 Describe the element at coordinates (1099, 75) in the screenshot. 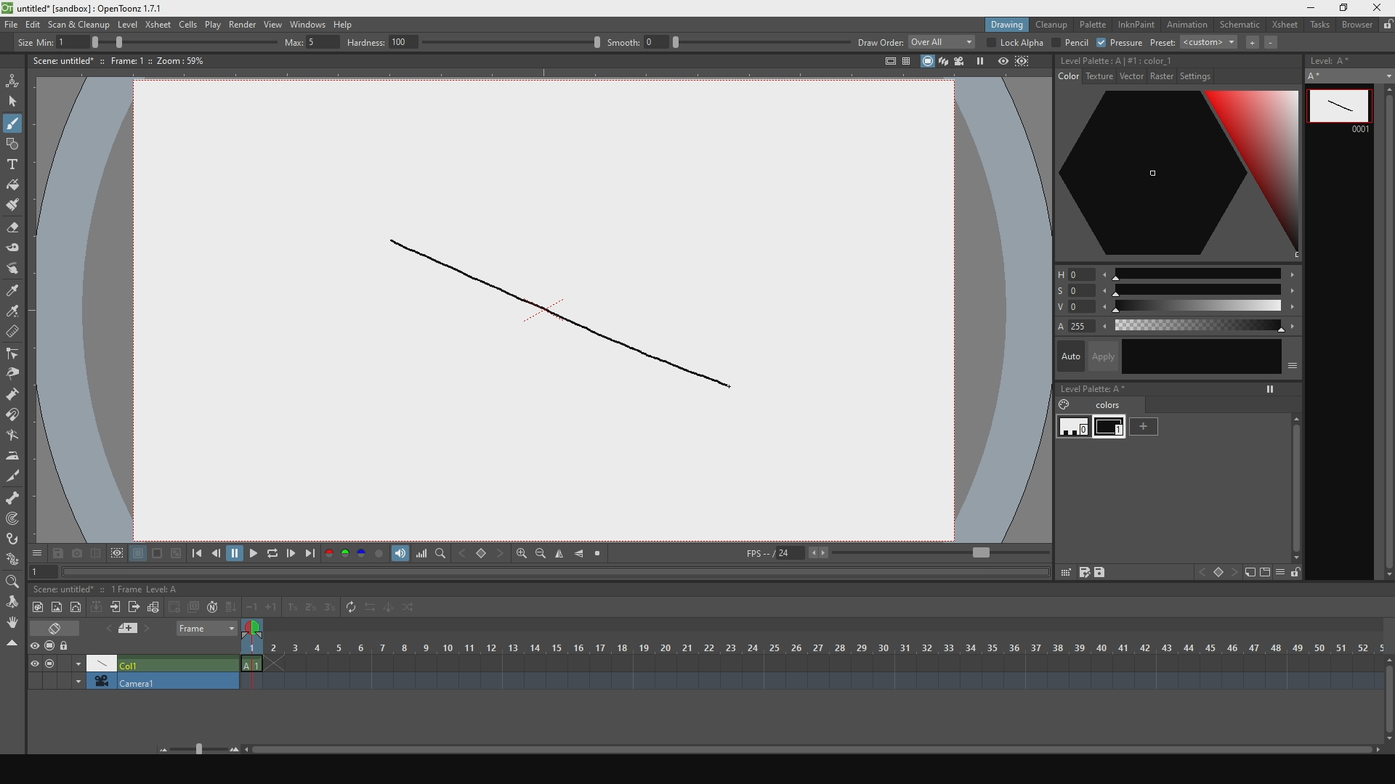

I see `texture` at that location.